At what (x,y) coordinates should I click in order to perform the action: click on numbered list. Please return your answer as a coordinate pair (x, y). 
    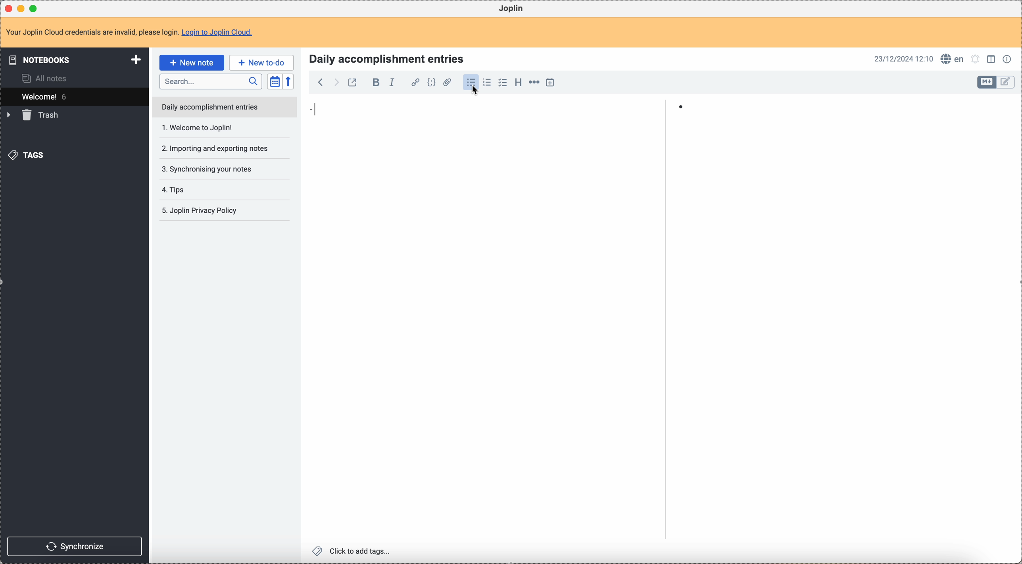
    Looking at the image, I should click on (487, 83).